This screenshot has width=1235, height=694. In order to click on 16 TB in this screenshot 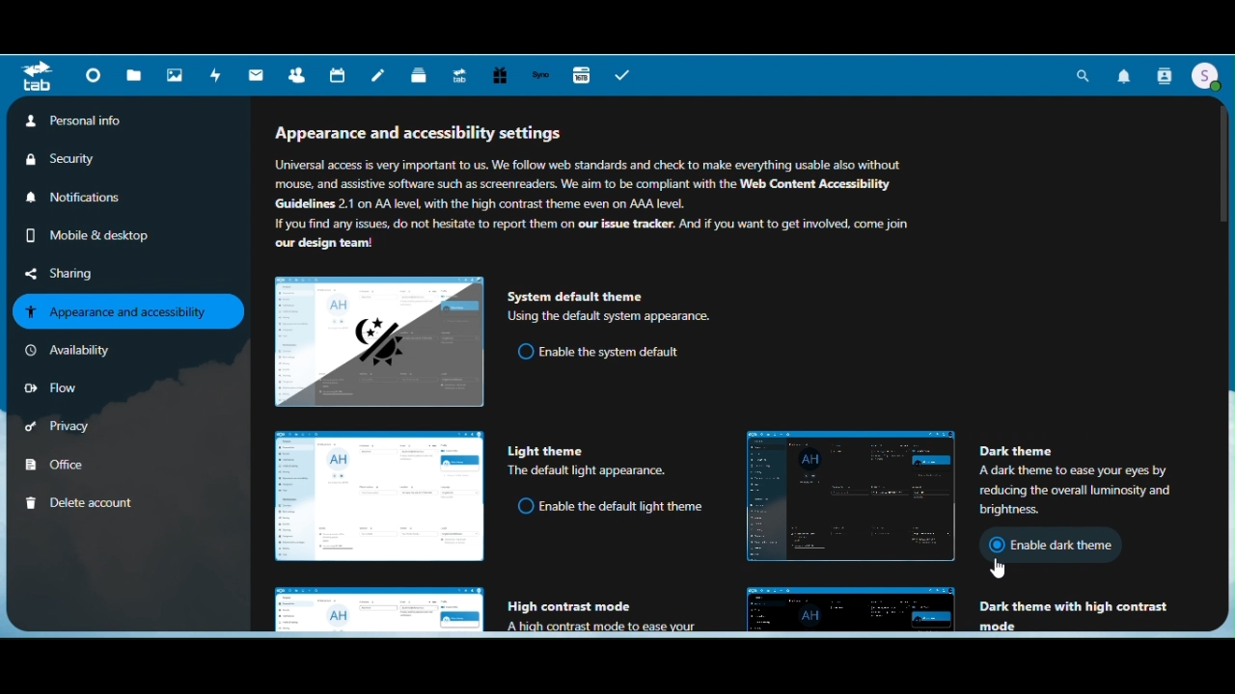, I will do `click(581, 77)`.